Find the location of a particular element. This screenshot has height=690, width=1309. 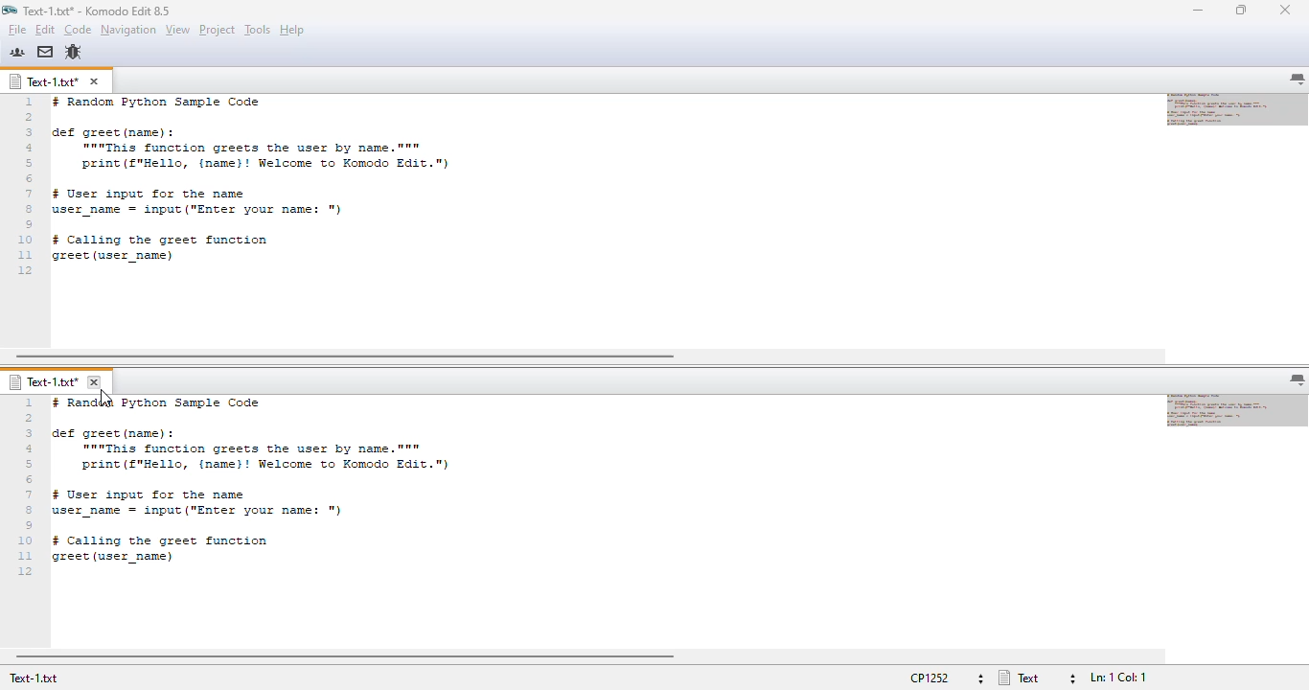

horizontal scroll bar is located at coordinates (345, 656).